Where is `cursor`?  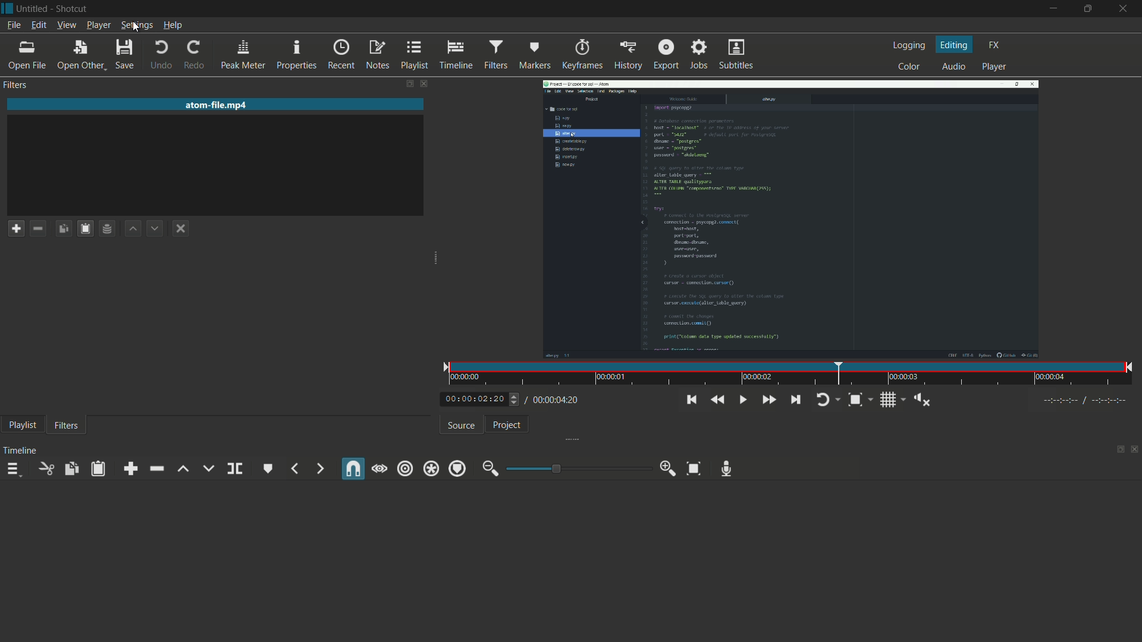
cursor is located at coordinates (136, 29).